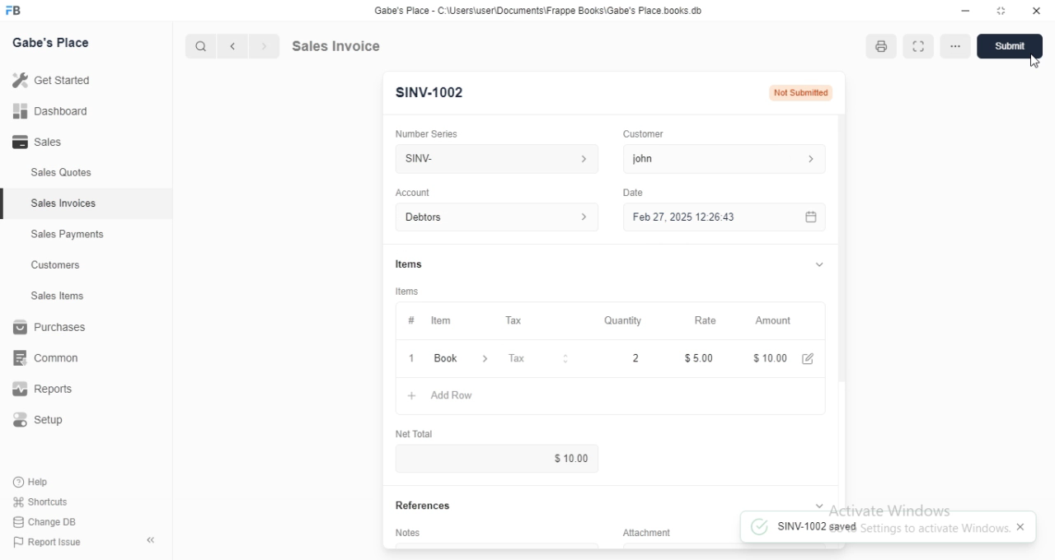 This screenshot has height=560, width=1055. I want to click on 1, so click(413, 357).